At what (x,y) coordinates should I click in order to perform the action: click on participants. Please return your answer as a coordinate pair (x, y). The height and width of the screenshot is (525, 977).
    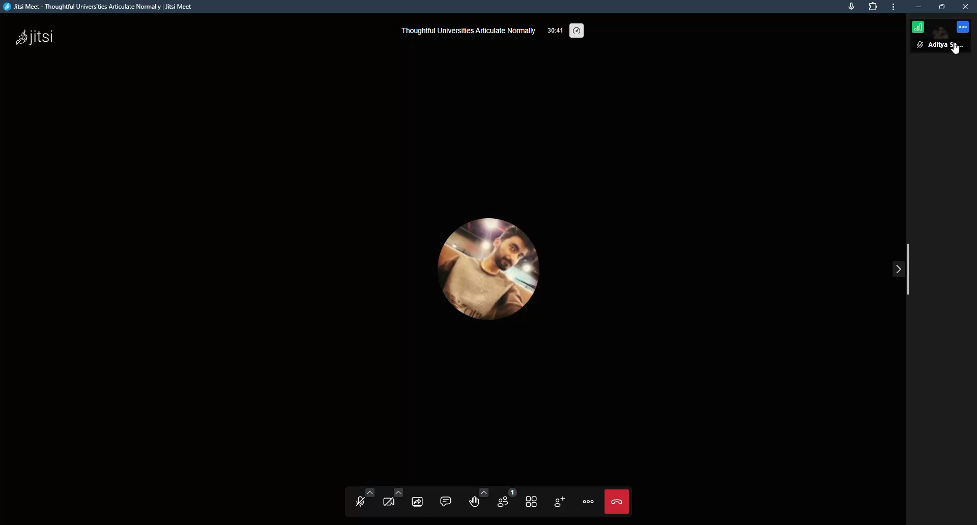
    Looking at the image, I should click on (504, 500).